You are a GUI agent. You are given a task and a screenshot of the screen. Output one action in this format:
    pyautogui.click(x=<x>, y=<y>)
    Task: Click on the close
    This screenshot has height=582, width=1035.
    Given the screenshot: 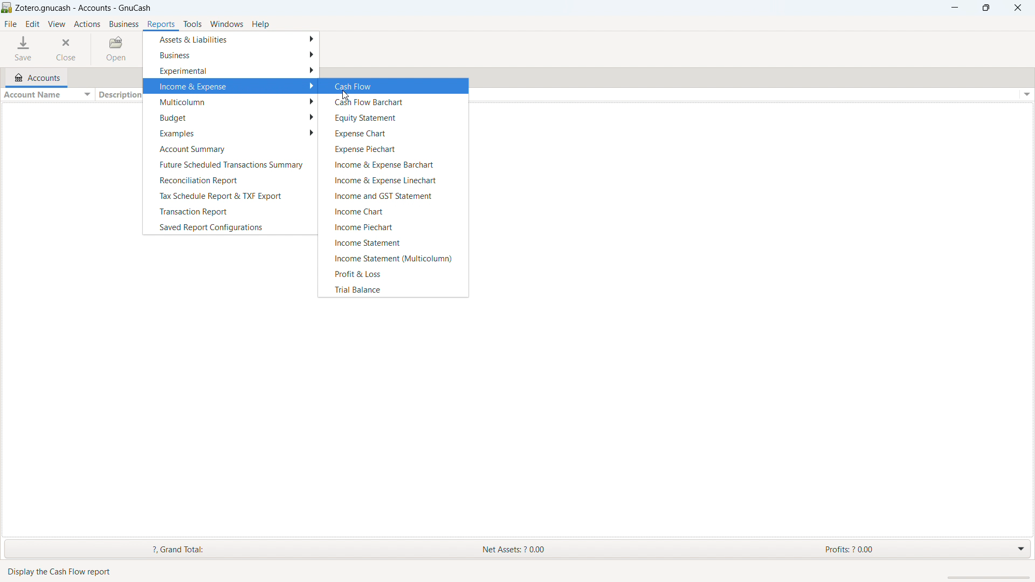 What is the action you would take?
    pyautogui.click(x=1017, y=8)
    